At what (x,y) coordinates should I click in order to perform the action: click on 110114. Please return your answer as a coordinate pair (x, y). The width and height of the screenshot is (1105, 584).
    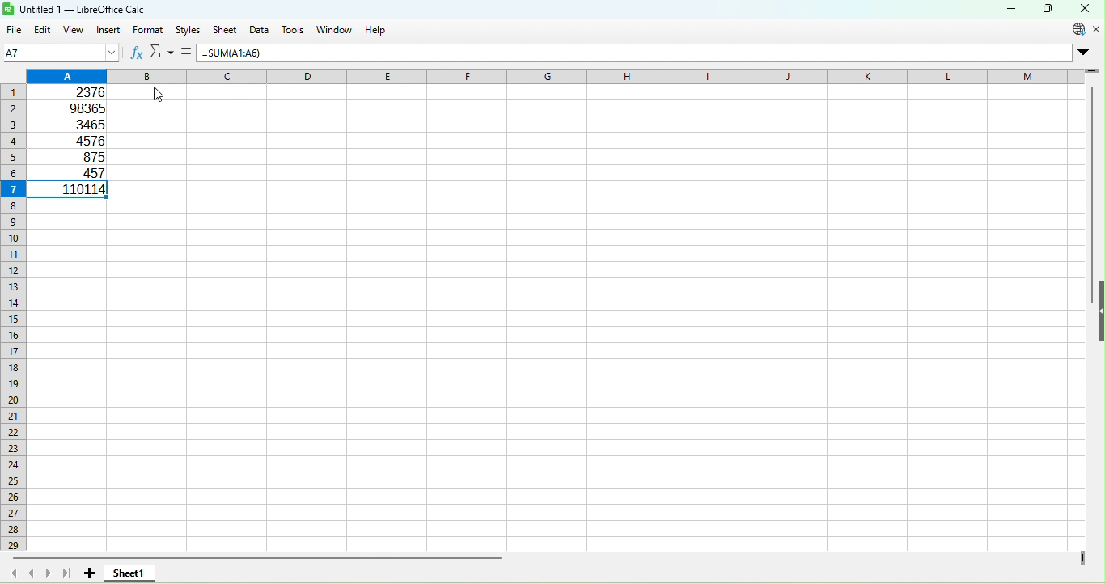
    Looking at the image, I should click on (70, 190).